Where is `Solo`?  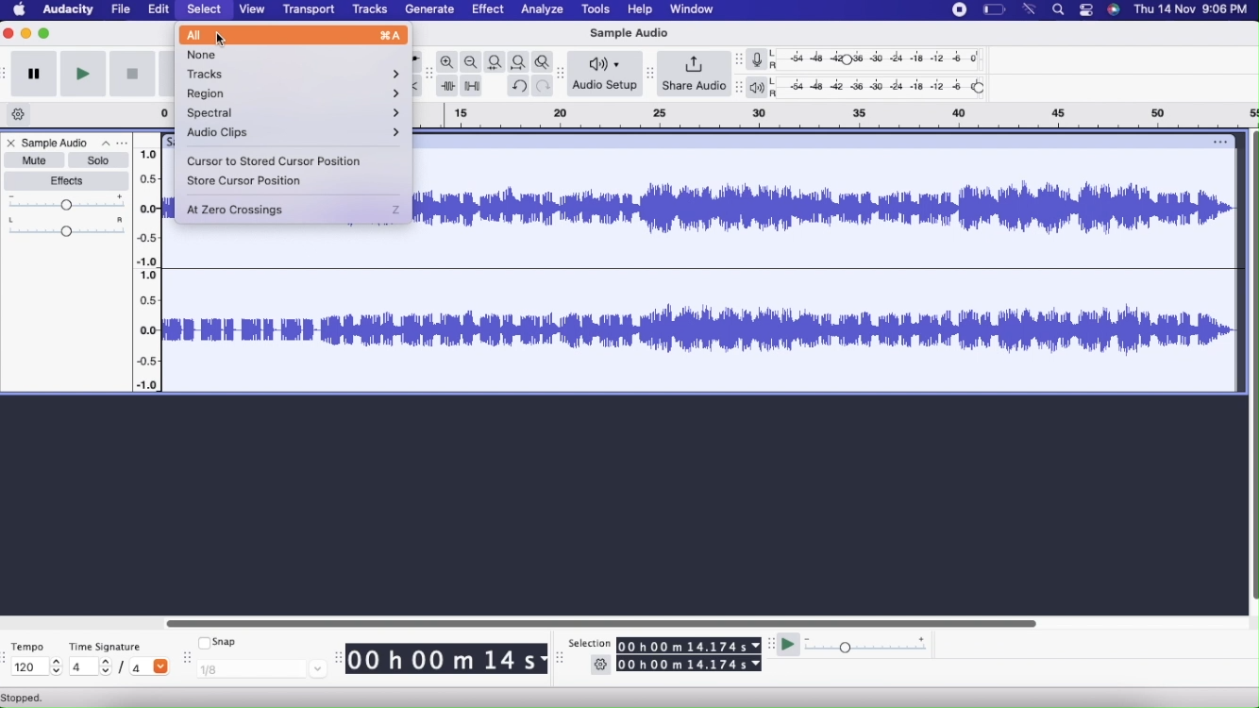 Solo is located at coordinates (99, 161).